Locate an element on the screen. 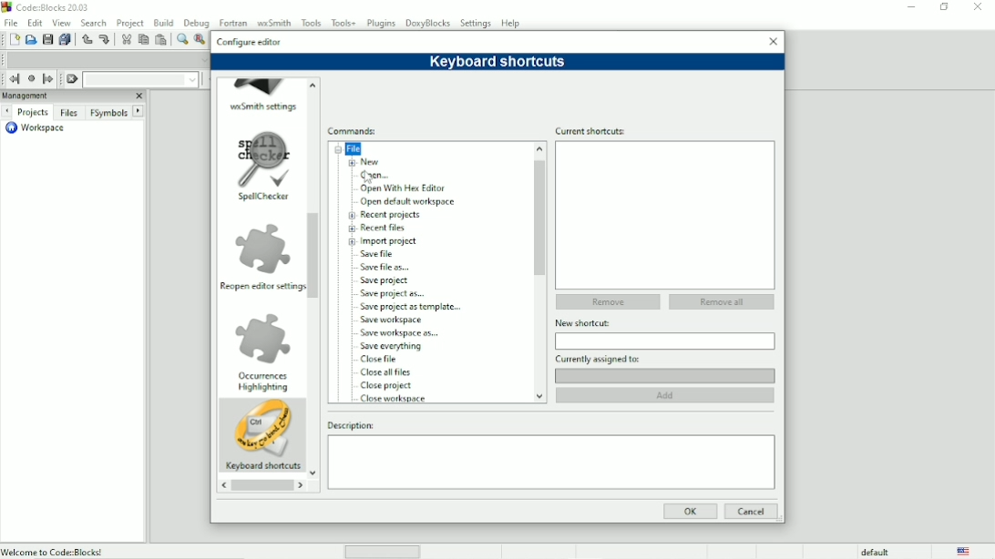  Plugins is located at coordinates (383, 23).